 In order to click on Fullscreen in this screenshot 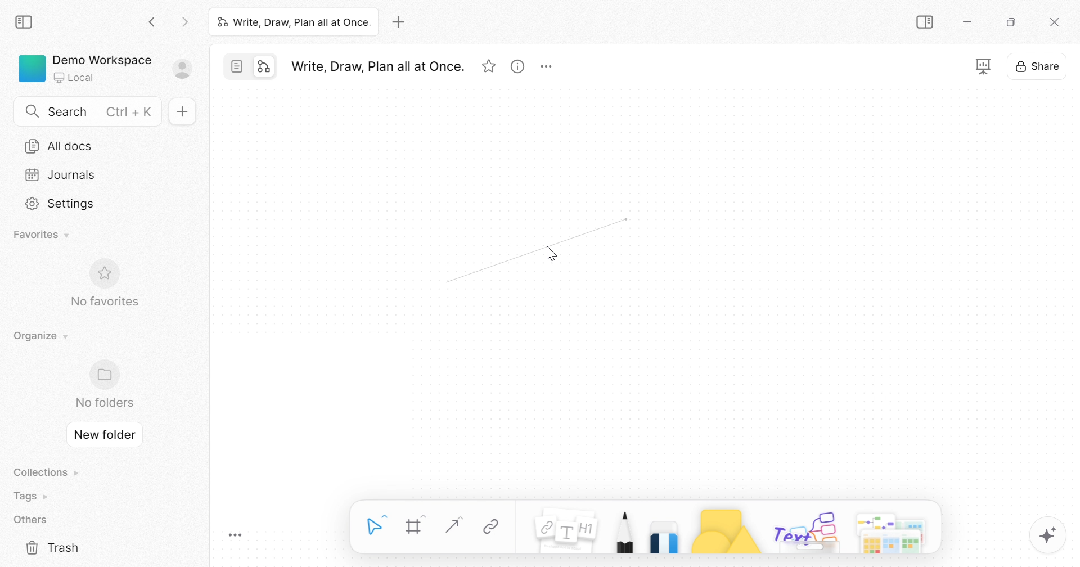, I will do `click(984, 66)`.